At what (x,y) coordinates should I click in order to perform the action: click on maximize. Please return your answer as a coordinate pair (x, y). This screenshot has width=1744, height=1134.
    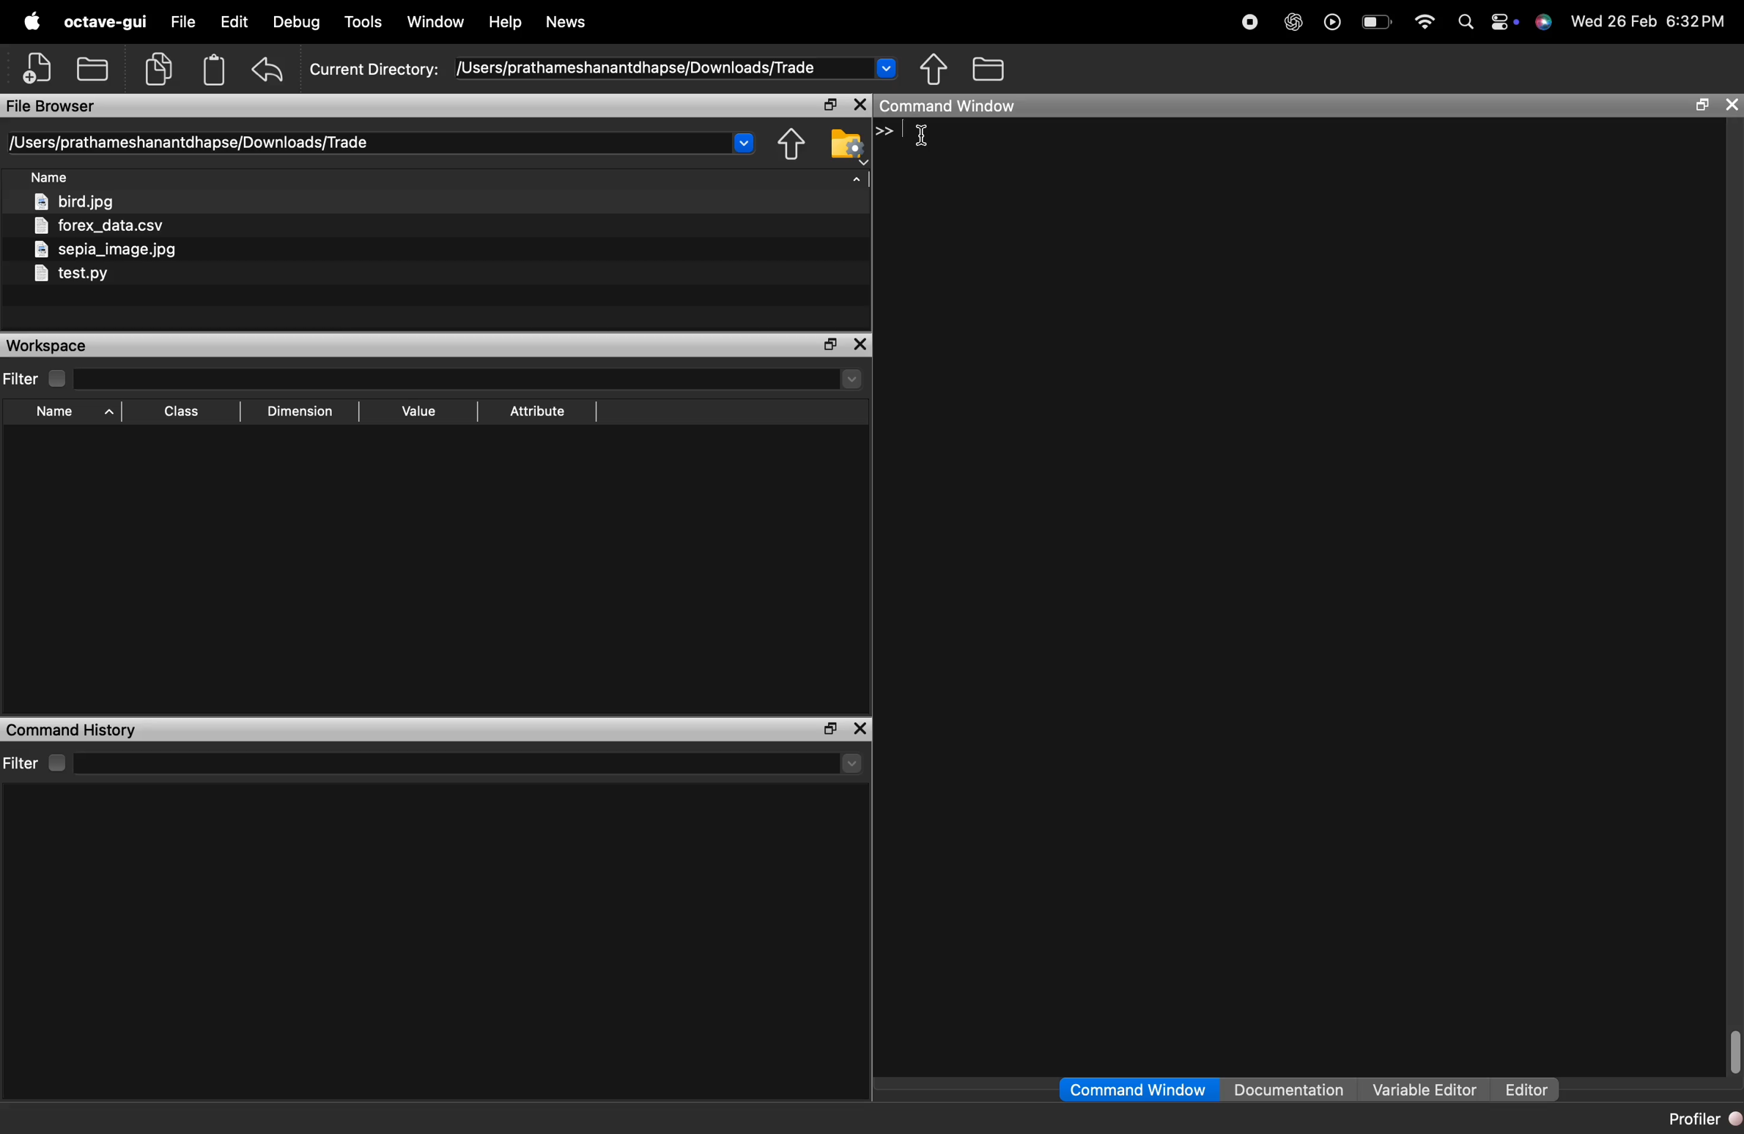
    Looking at the image, I should click on (1699, 105).